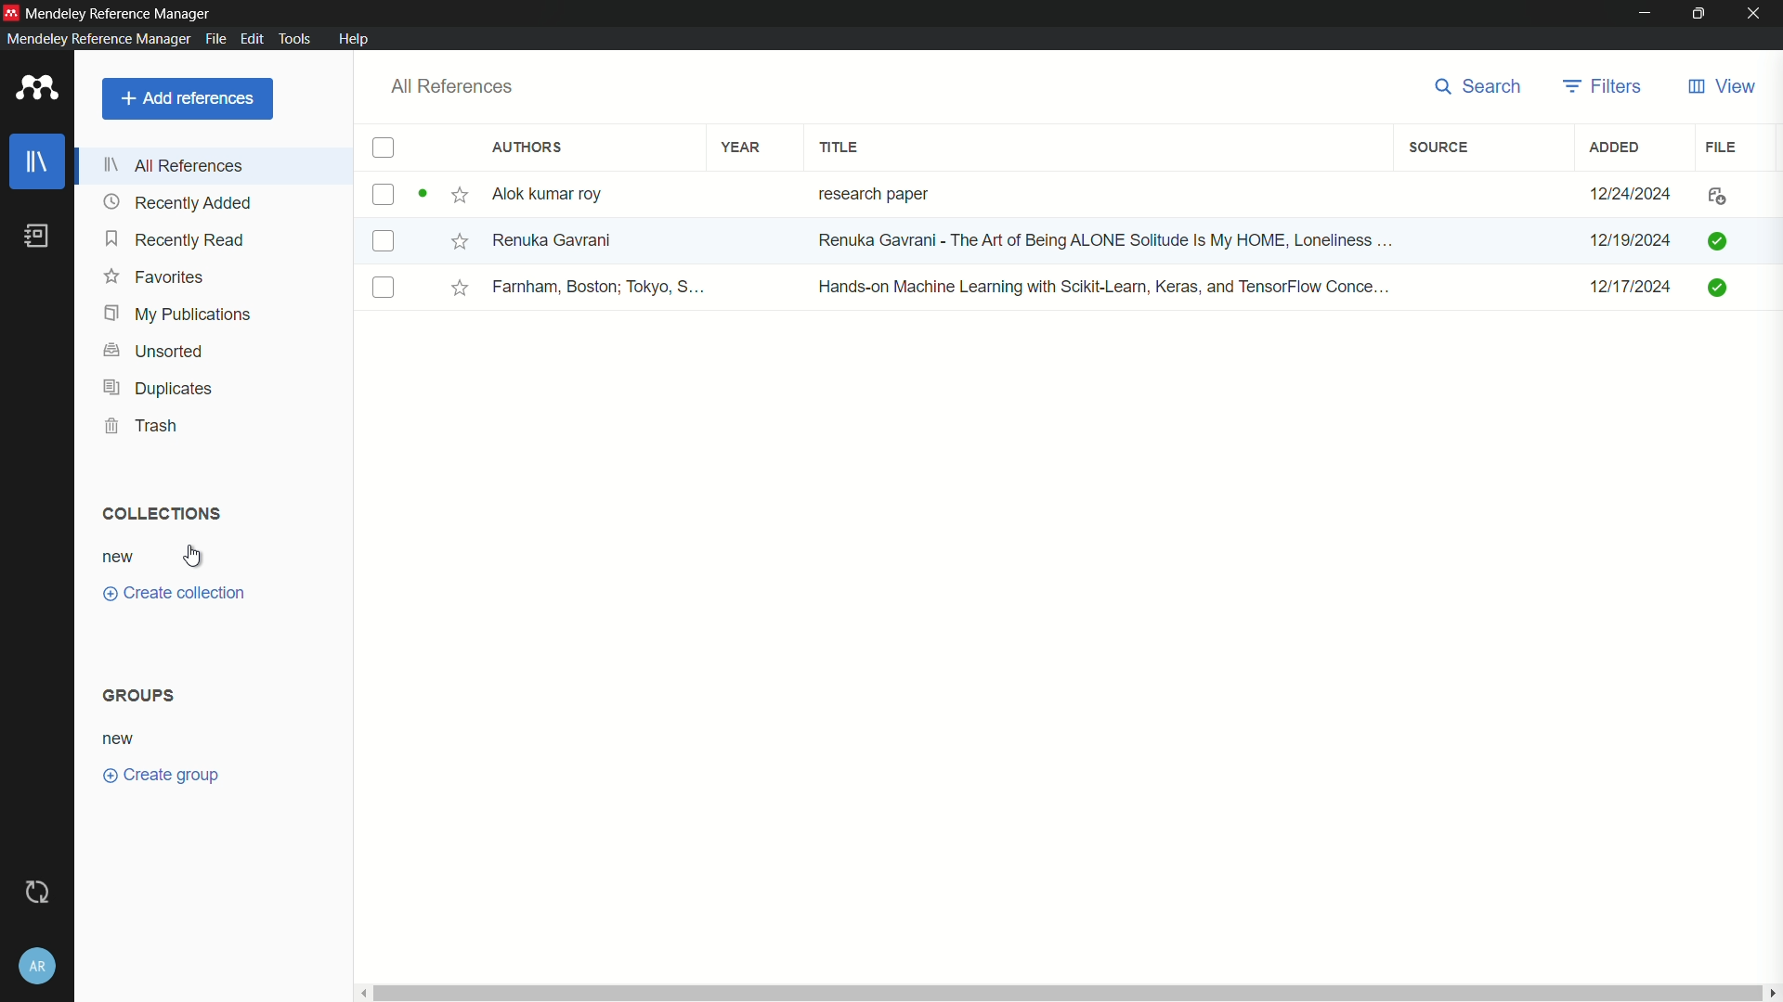 The width and height of the screenshot is (1783, 1002). What do you see at coordinates (1620, 287) in the screenshot?
I see `12/17/2024` at bounding box center [1620, 287].